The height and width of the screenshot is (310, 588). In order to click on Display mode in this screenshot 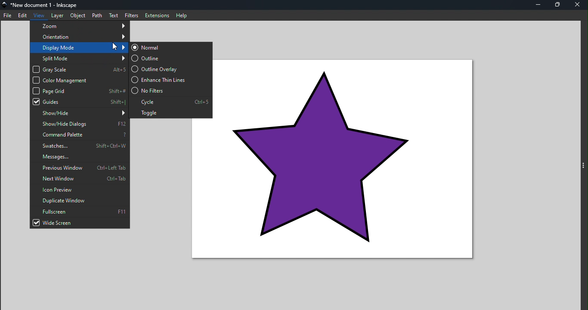, I will do `click(78, 47)`.